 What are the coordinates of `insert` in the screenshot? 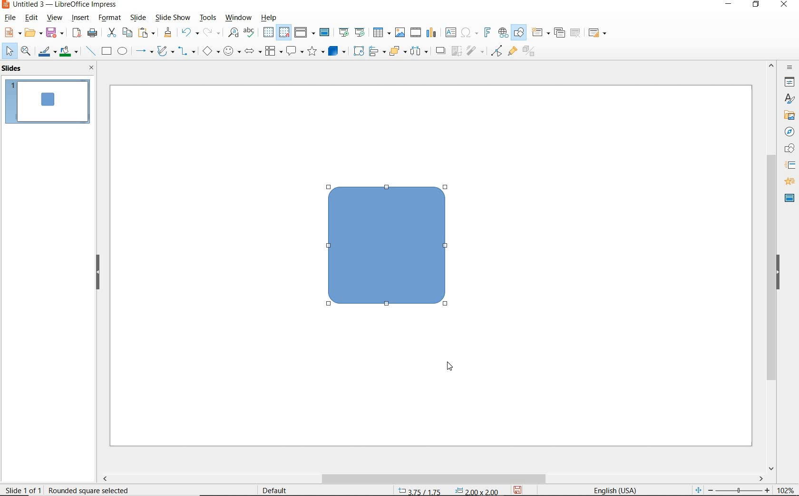 It's located at (82, 19).